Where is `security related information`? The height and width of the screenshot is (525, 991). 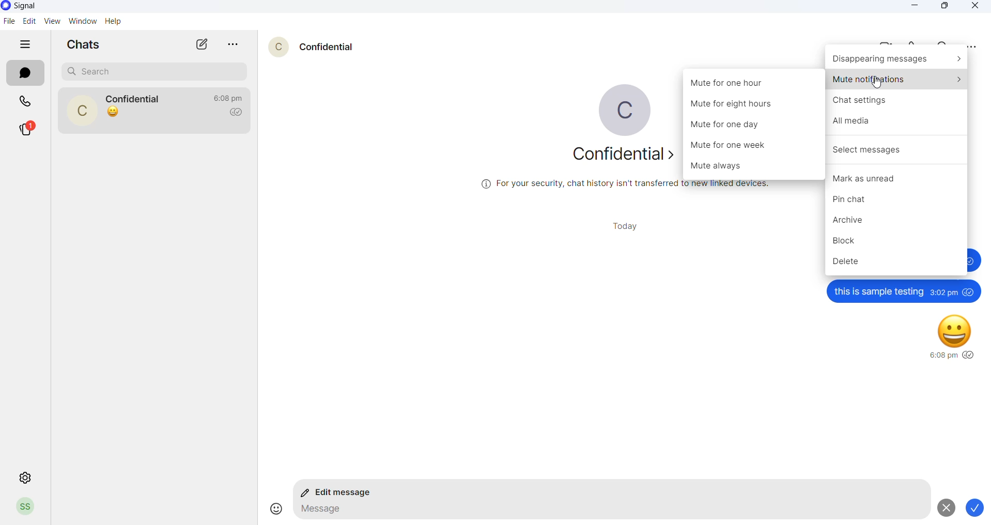
security related information is located at coordinates (627, 184).